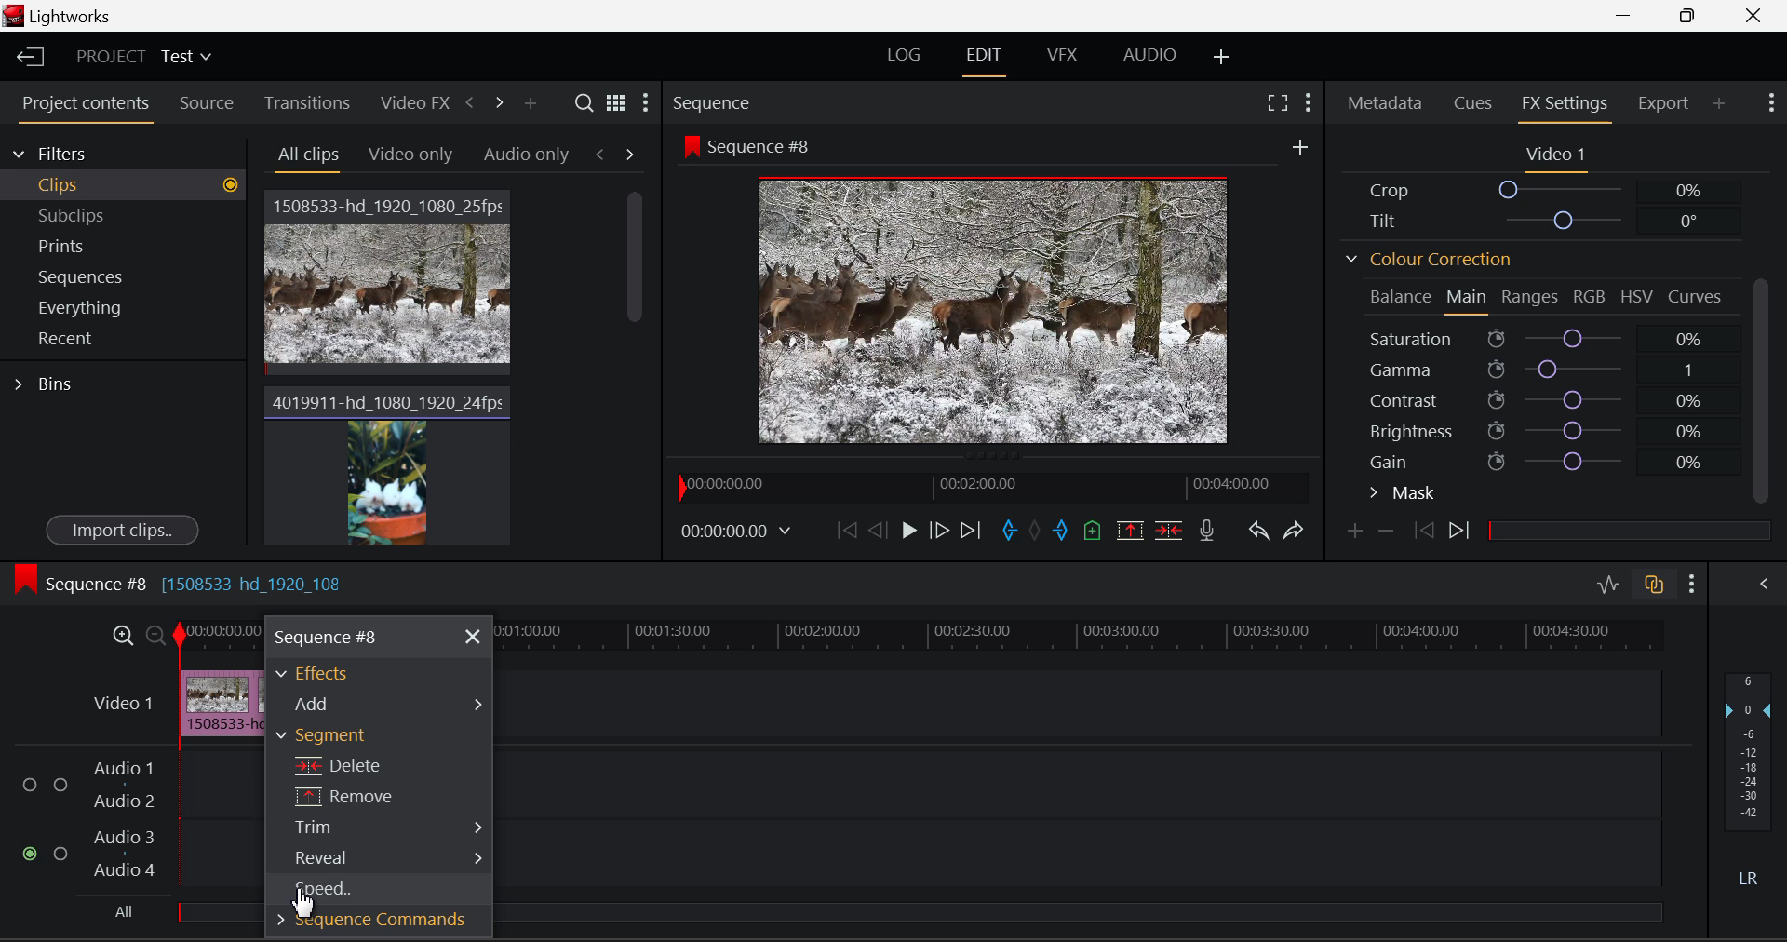 Image resolution: width=1787 pixels, height=942 pixels. What do you see at coordinates (1768, 586) in the screenshot?
I see `Show Audio Mix` at bounding box center [1768, 586].